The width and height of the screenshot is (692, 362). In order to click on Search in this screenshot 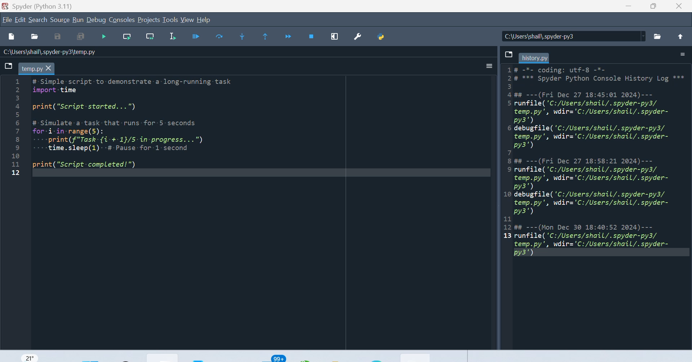, I will do `click(37, 21)`.